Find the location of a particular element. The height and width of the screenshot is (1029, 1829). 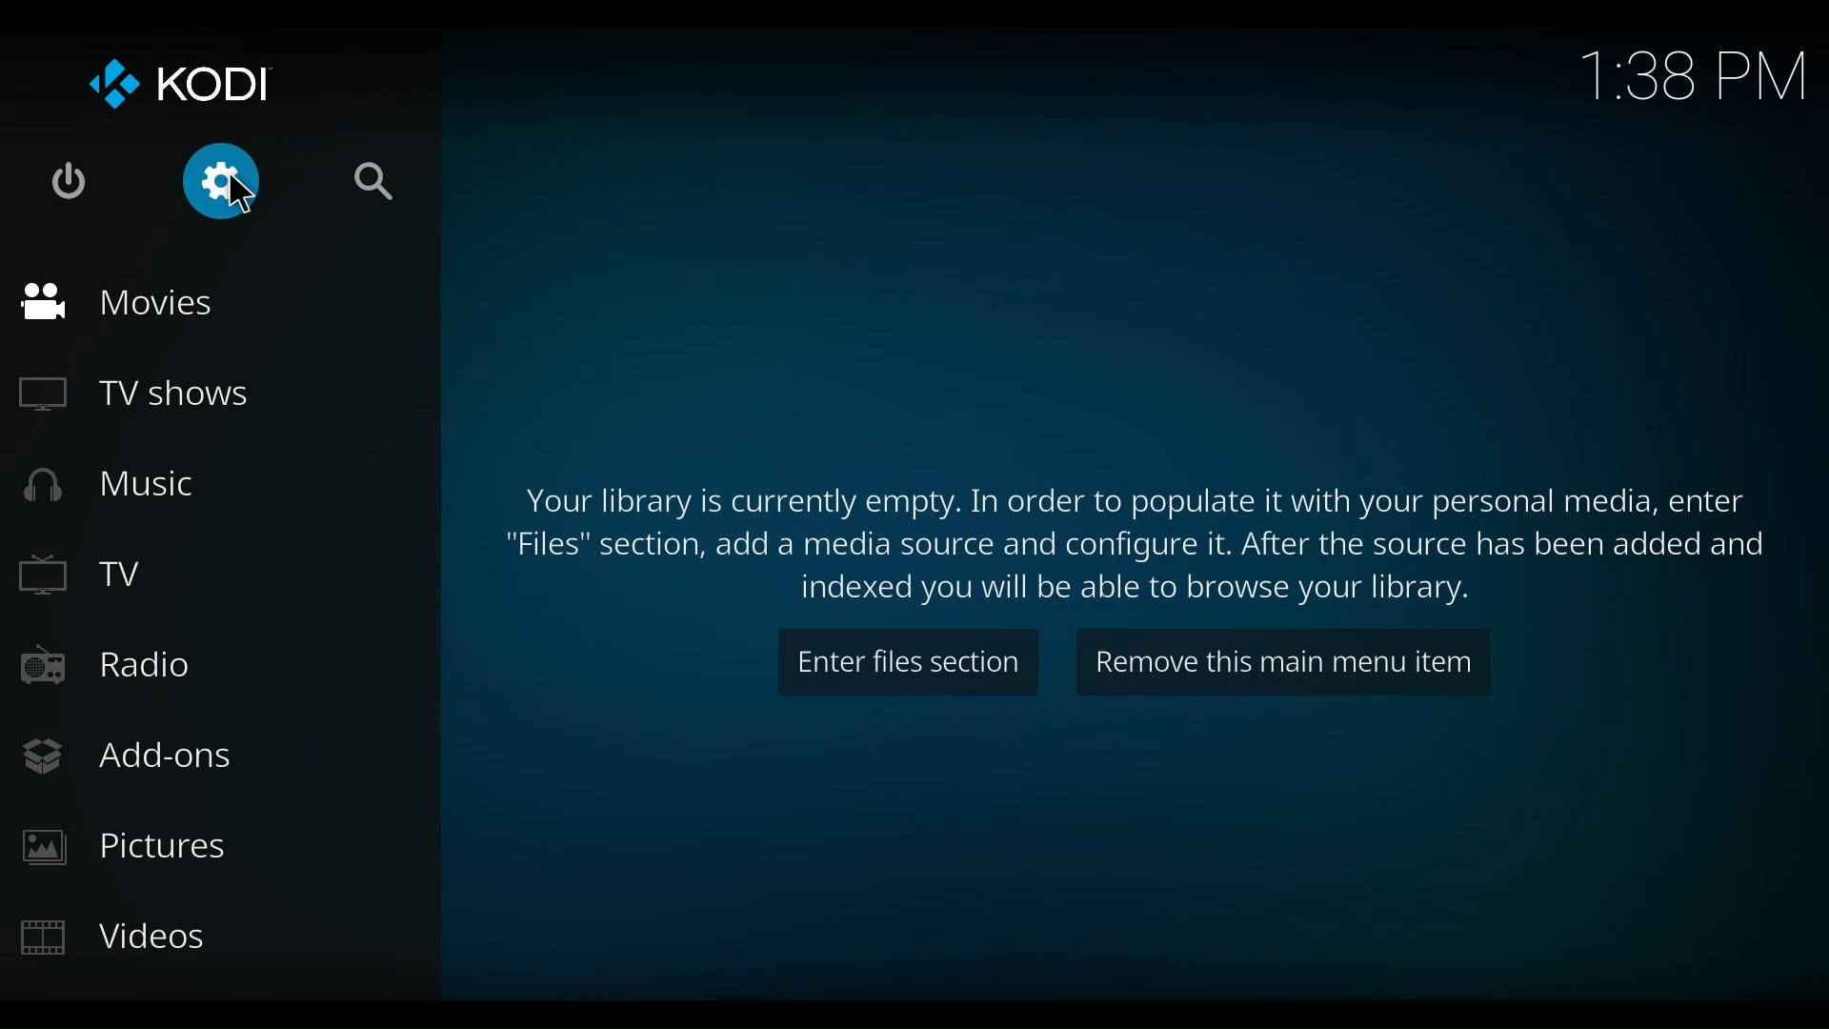

Search is located at coordinates (376, 180).